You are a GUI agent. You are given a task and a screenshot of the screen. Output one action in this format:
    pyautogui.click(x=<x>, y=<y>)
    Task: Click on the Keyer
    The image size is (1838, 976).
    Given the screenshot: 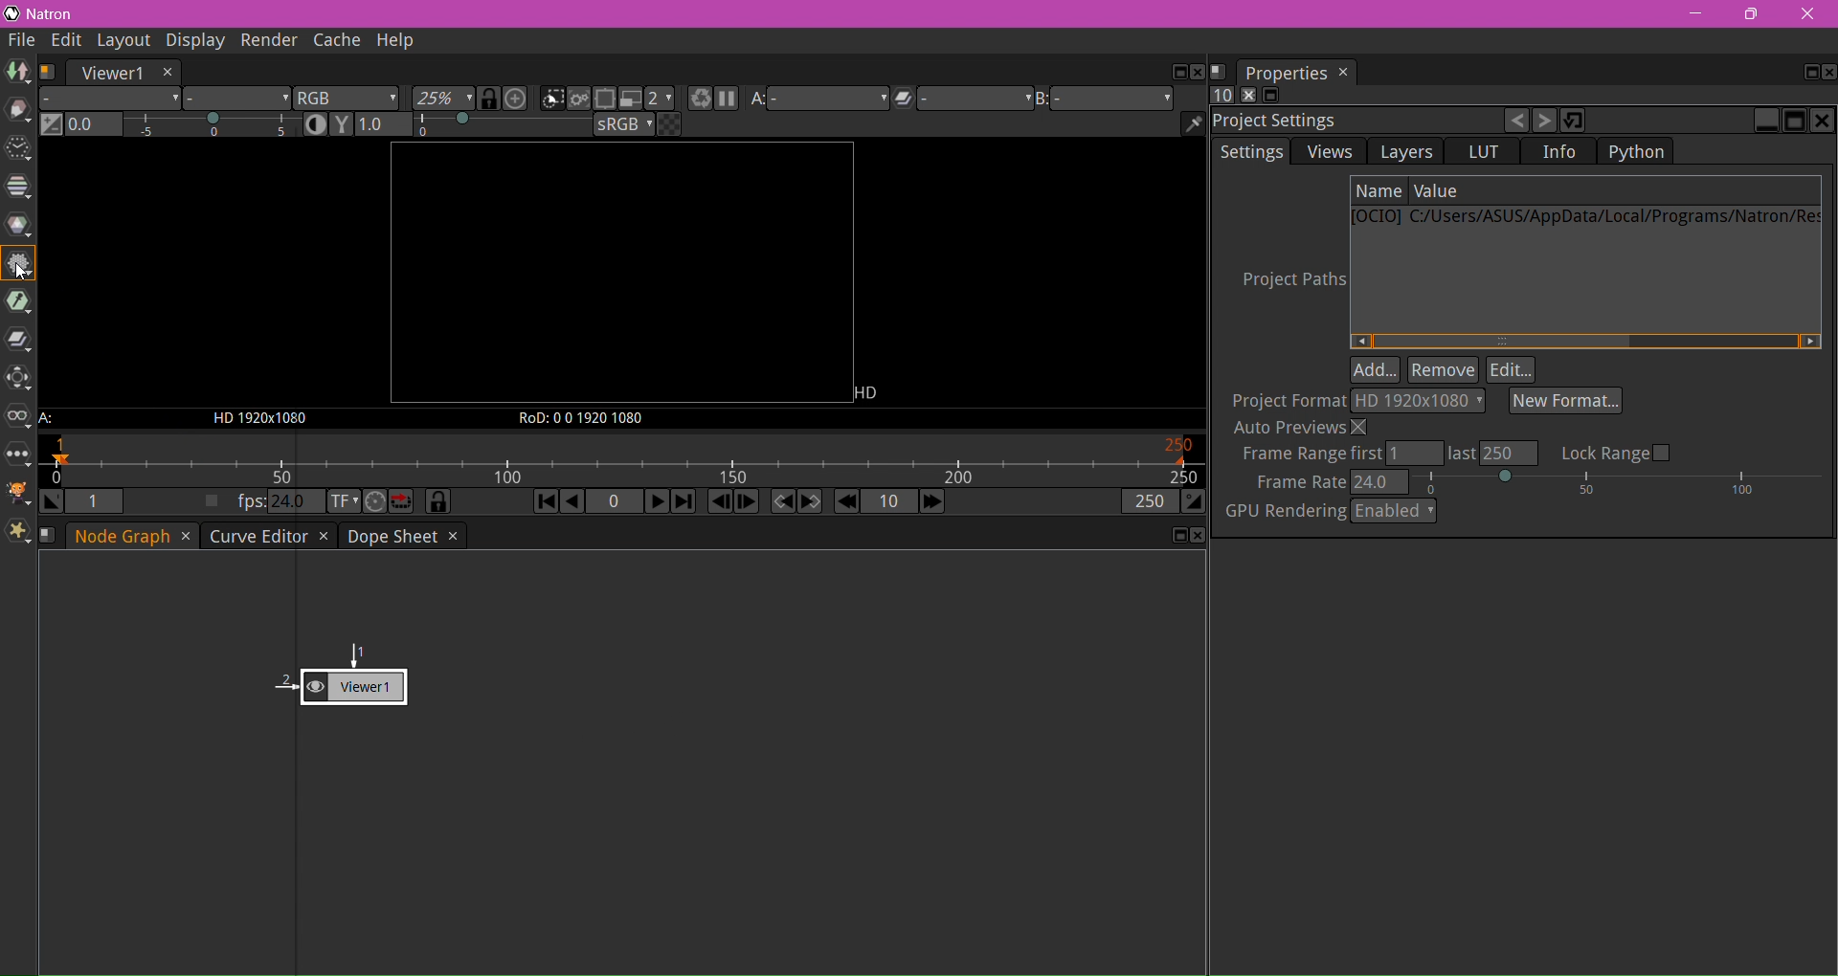 What is the action you would take?
    pyautogui.click(x=19, y=302)
    